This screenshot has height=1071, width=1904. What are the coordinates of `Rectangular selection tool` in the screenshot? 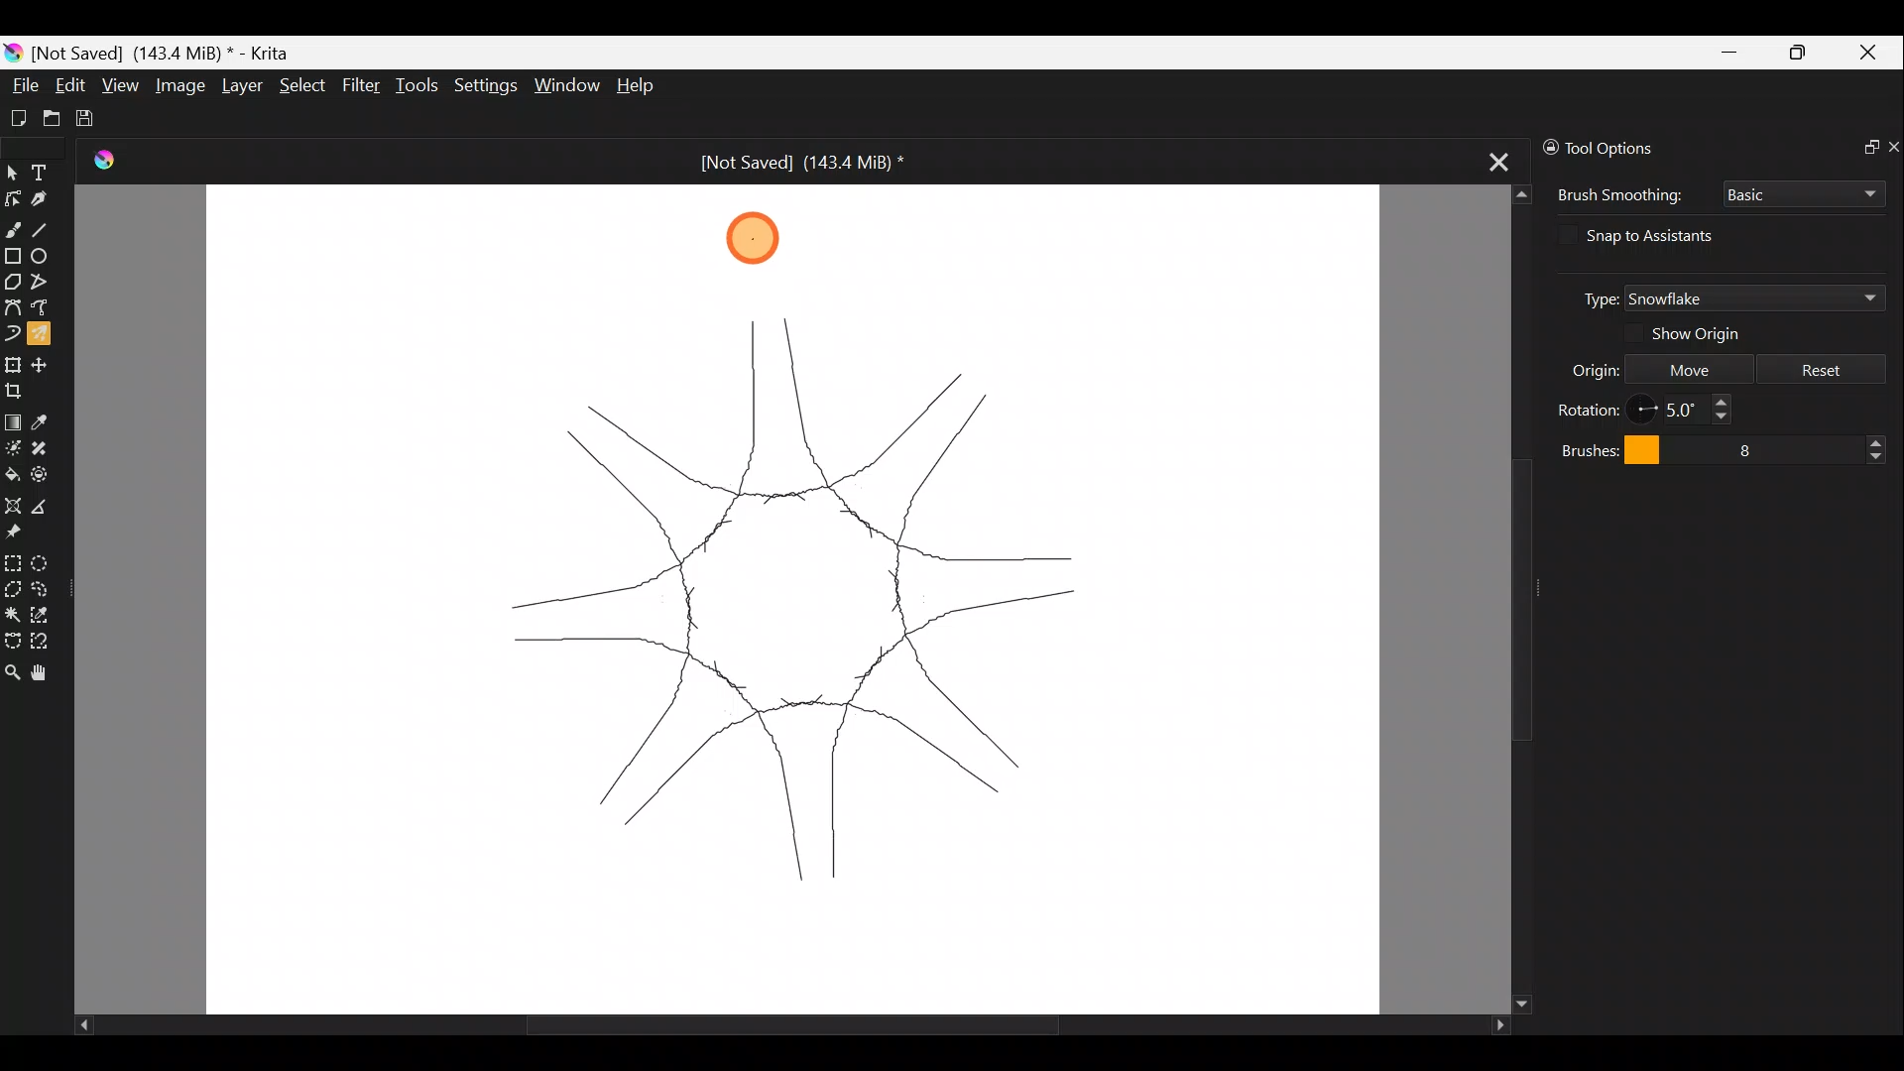 It's located at (12, 560).